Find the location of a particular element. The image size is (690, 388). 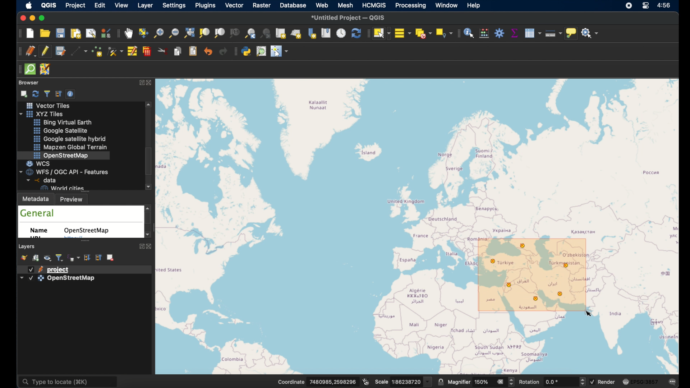

scroll down arrow is located at coordinates (149, 187).